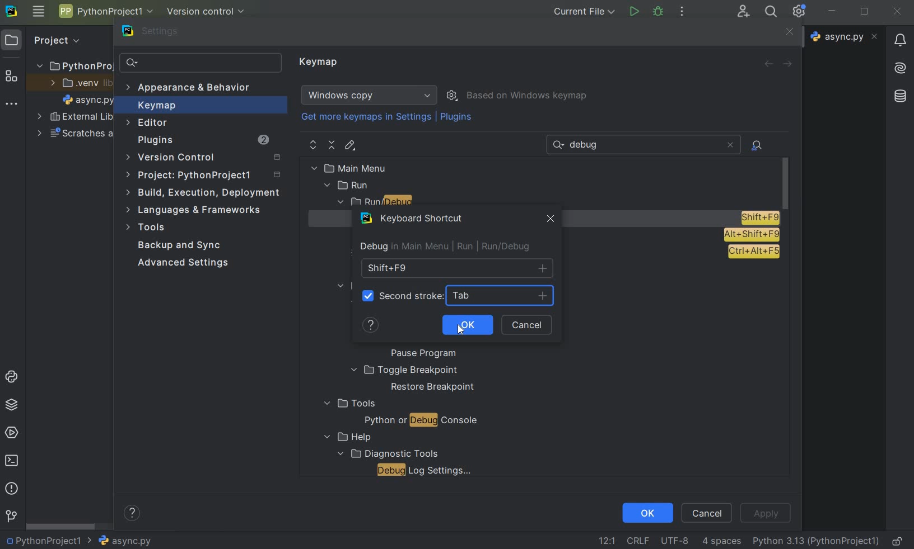 The width and height of the screenshot is (914, 549). Describe the element at coordinates (433, 387) in the screenshot. I see `restore breakpoint` at that location.